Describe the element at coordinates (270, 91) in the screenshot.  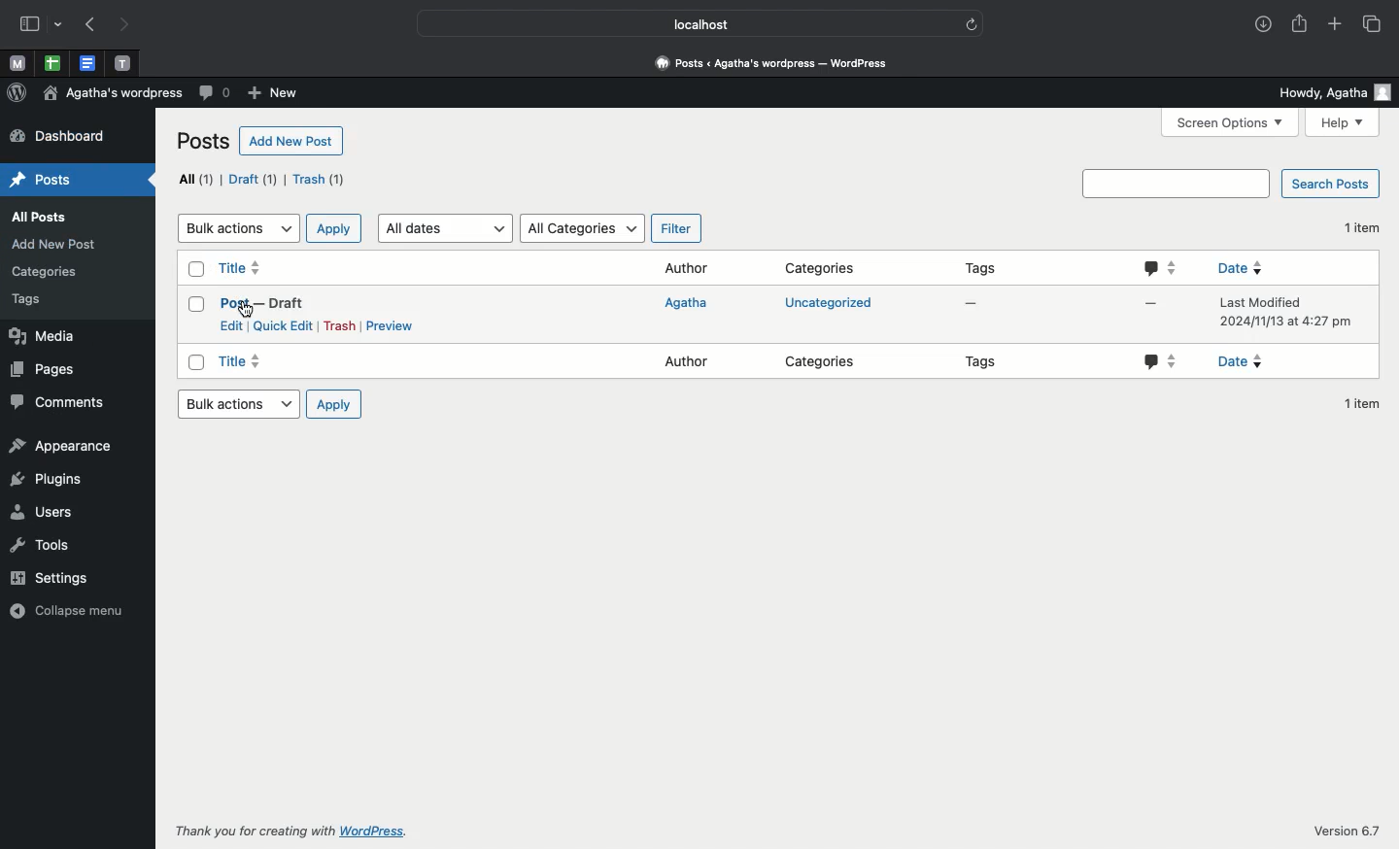
I see `New` at that location.